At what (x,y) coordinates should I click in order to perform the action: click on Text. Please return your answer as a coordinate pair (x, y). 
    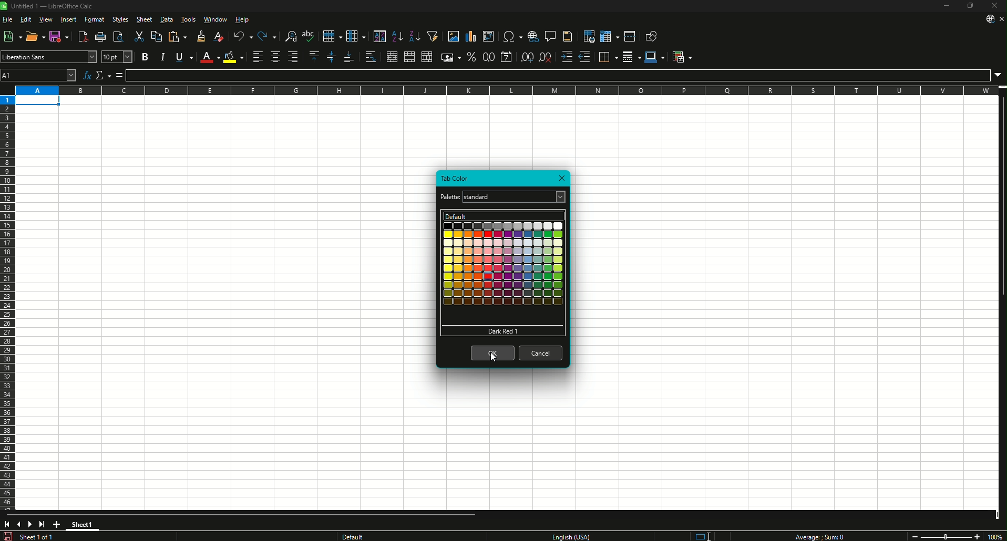
    Looking at the image, I should click on (39, 536).